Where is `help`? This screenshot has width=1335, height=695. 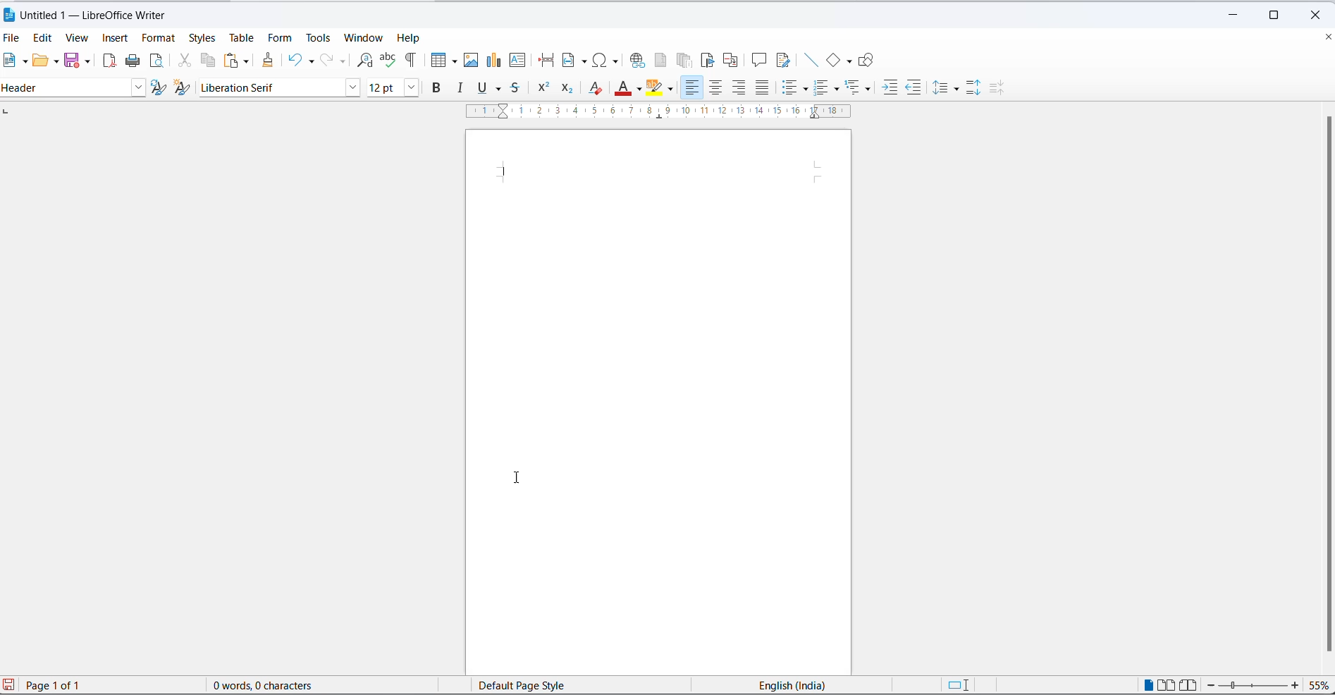
help is located at coordinates (411, 37).